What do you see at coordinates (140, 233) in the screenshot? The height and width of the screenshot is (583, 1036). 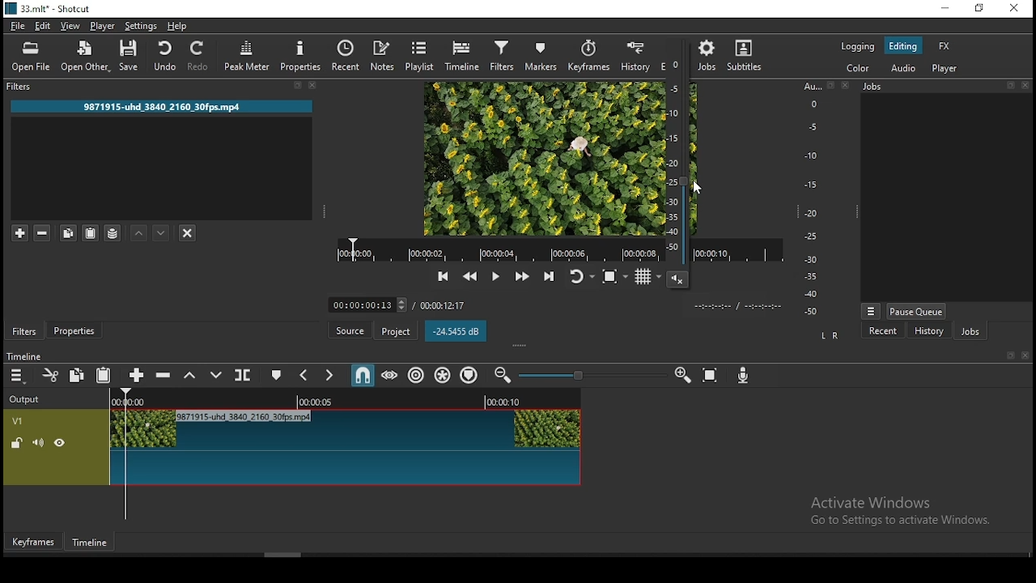 I see `move filter up` at bounding box center [140, 233].